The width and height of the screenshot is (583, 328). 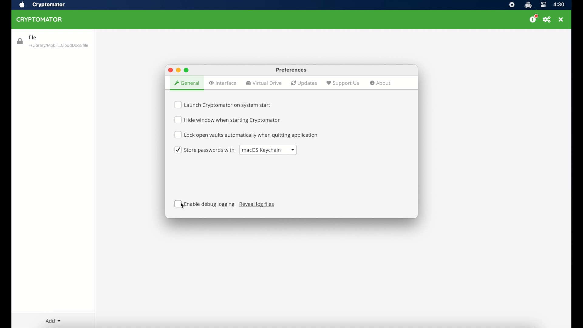 What do you see at coordinates (53, 40) in the screenshot?
I see `file` at bounding box center [53, 40].